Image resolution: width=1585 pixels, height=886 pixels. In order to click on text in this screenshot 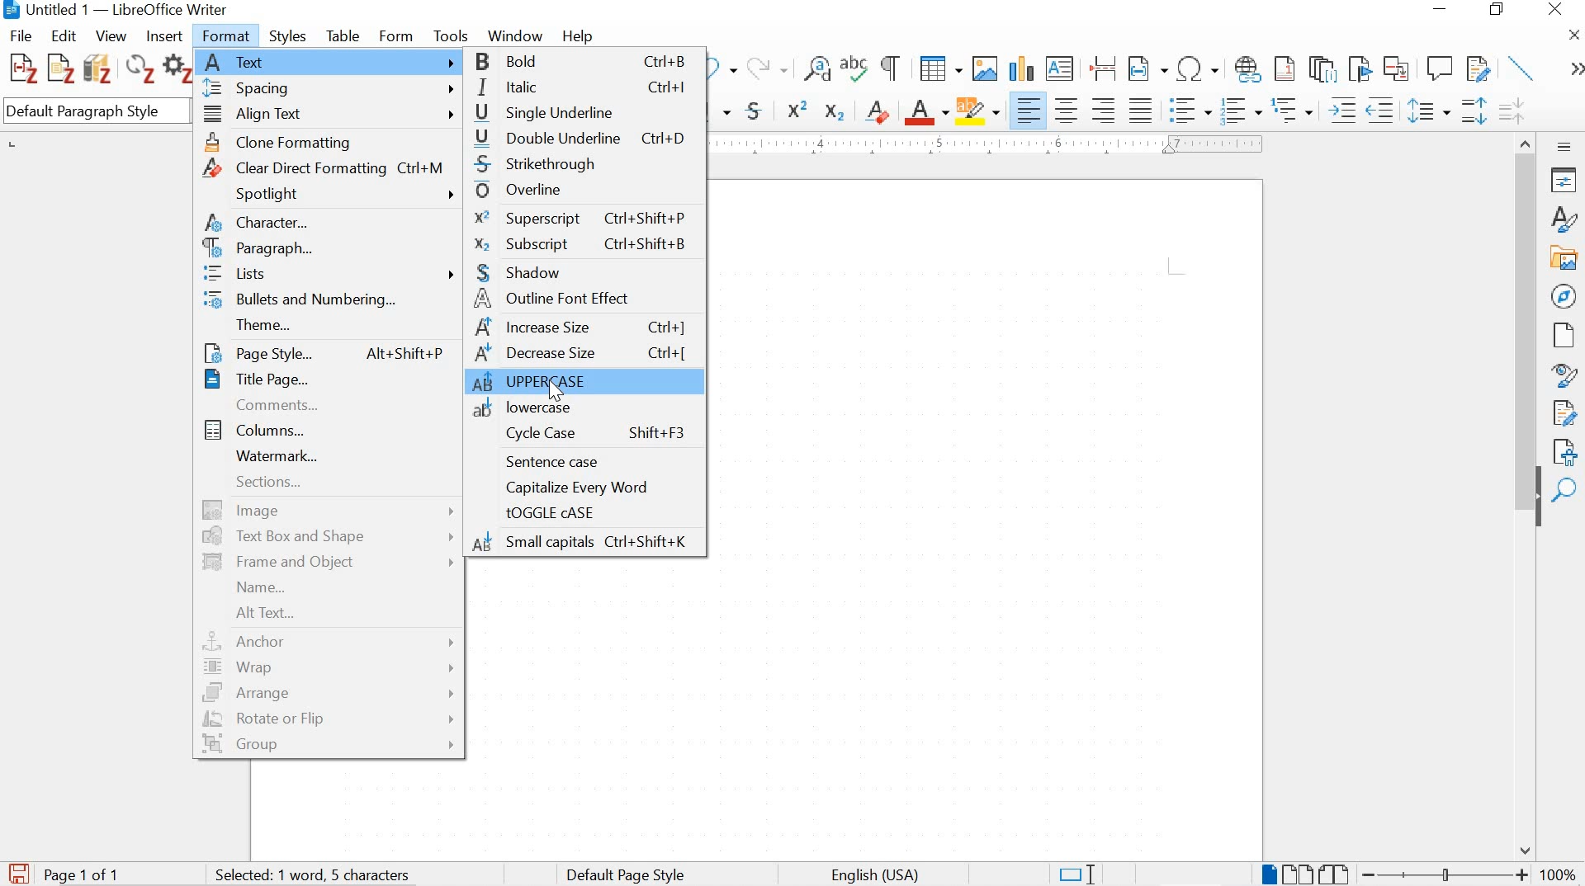, I will do `click(330, 61)`.